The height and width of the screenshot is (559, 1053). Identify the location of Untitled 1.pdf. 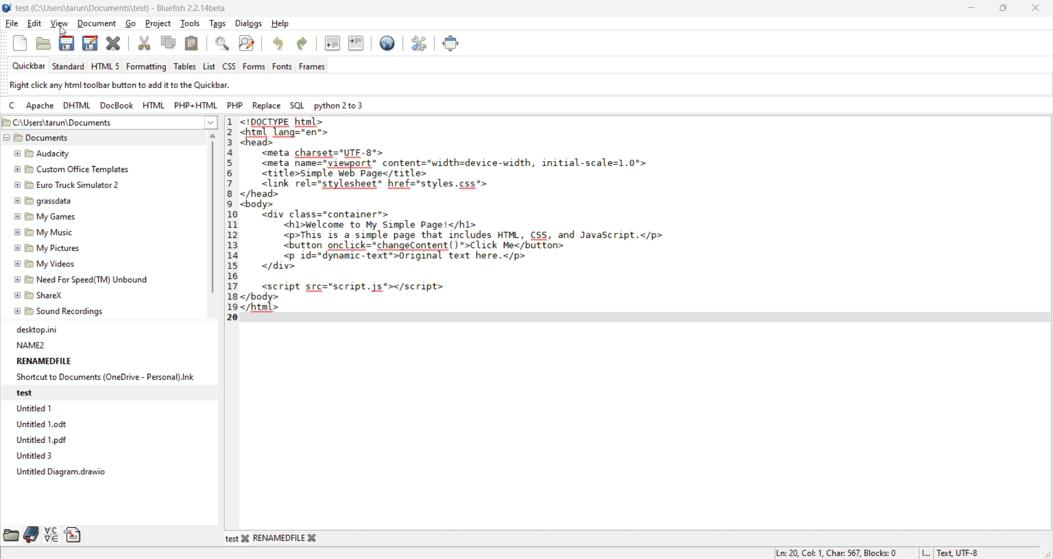
(42, 441).